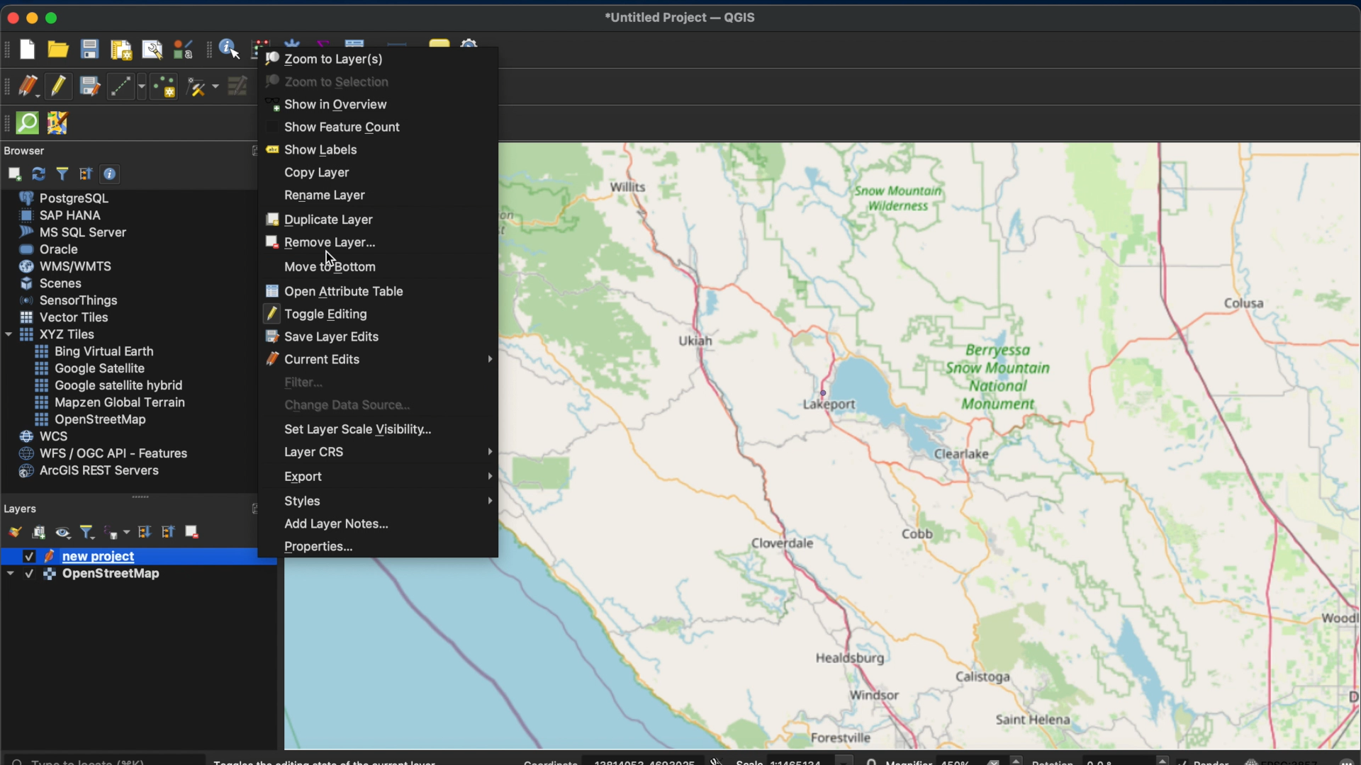 This screenshot has width=1361, height=765. I want to click on google satellite, so click(89, 369).